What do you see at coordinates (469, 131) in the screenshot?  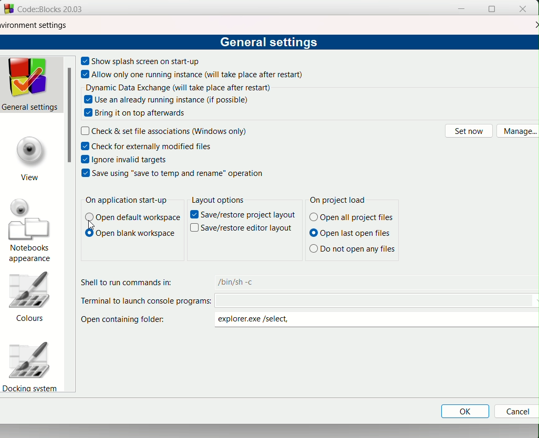 I see `set now` at bounding box center [469, 131].